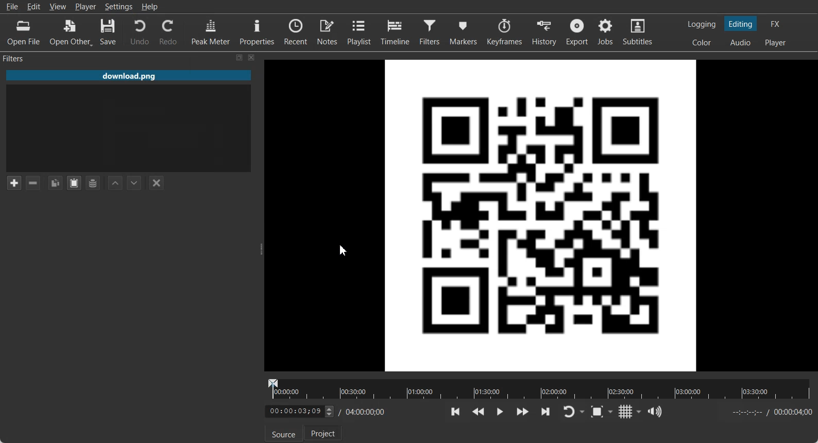 This screenshot has height=443, width=818. I want to click on Project, so click(323, 433).